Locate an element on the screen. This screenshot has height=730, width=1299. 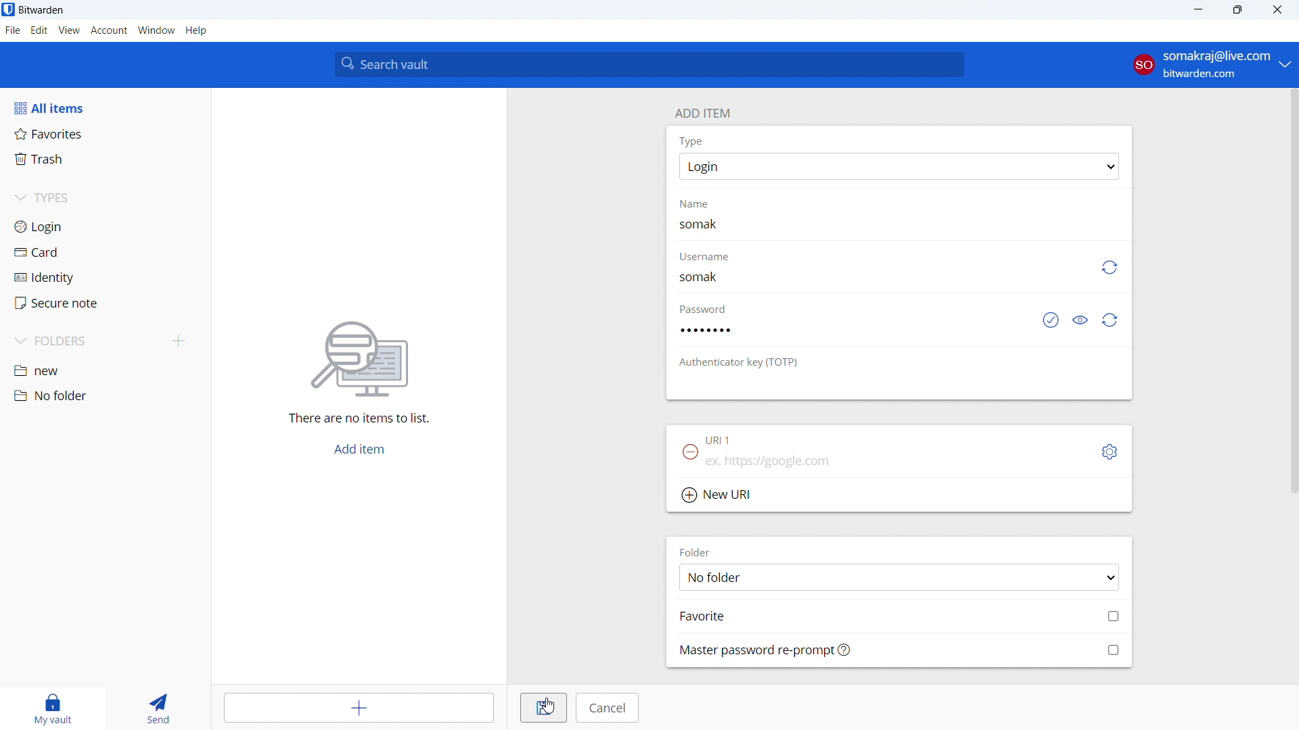
types is located at coordinates (104, 199).